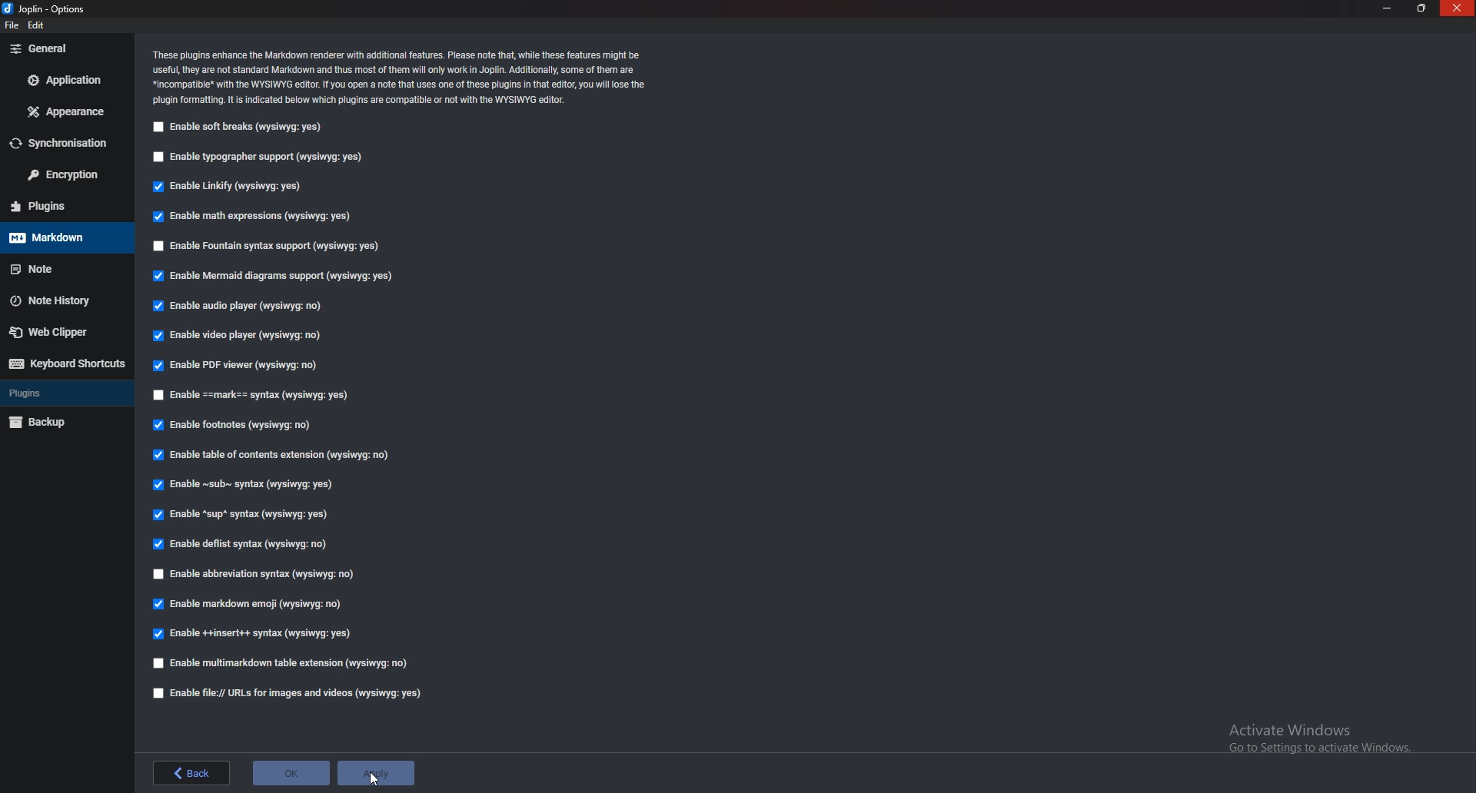  Describe the element at coordinates (57, 299) in the screenshot. I see `Note history` at that location.